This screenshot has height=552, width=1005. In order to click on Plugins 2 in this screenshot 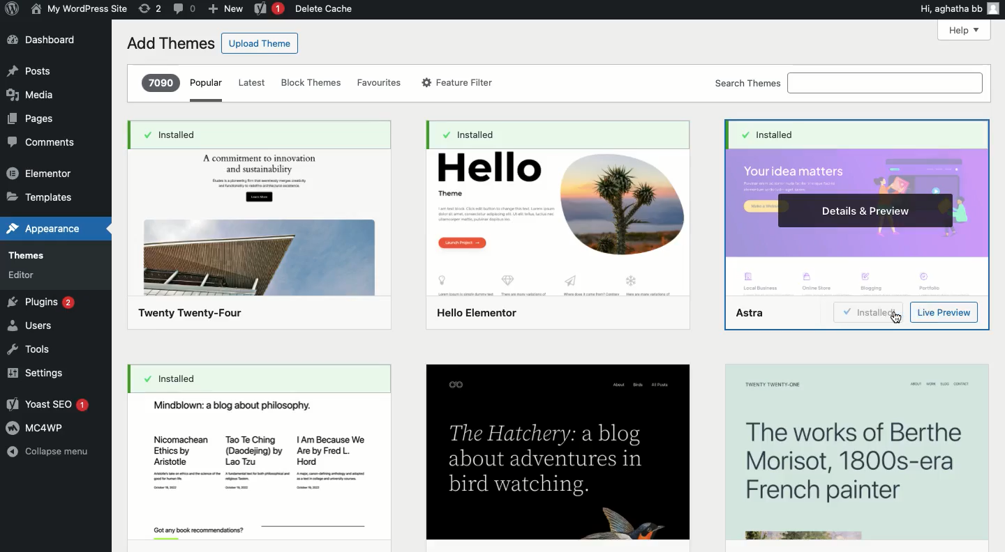, I will do `click(43, 304)`.